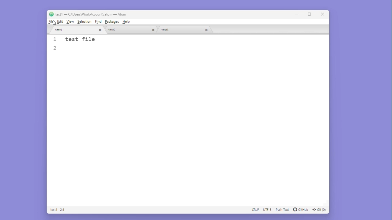 The width and height of the screenshot is (392, 220). What do you see at coordinates (100, 30) in the screenshot?
I see `close` at bounding box center [100, 30].